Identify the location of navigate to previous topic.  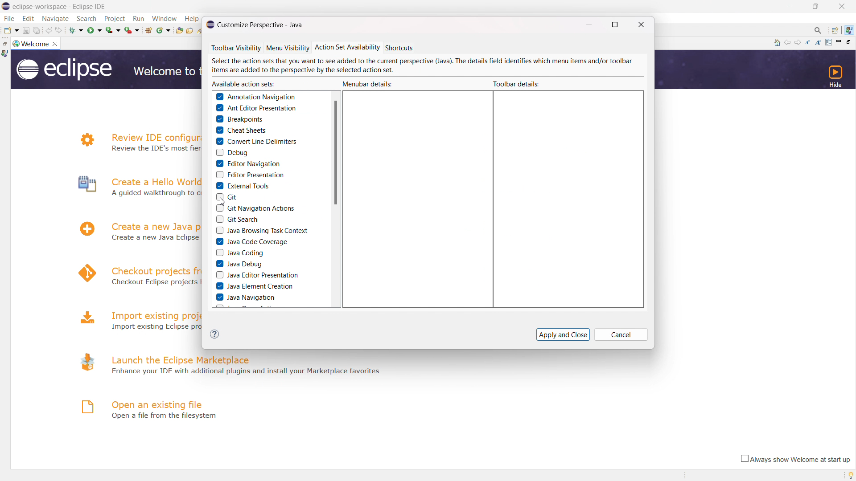
(787, 43).